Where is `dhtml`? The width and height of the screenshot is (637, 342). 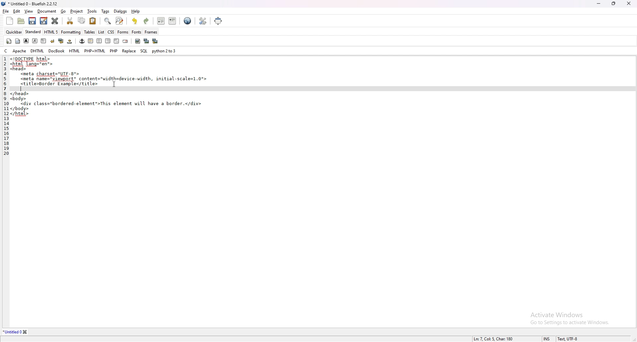 dhtml is located at coordinates (38, 50).